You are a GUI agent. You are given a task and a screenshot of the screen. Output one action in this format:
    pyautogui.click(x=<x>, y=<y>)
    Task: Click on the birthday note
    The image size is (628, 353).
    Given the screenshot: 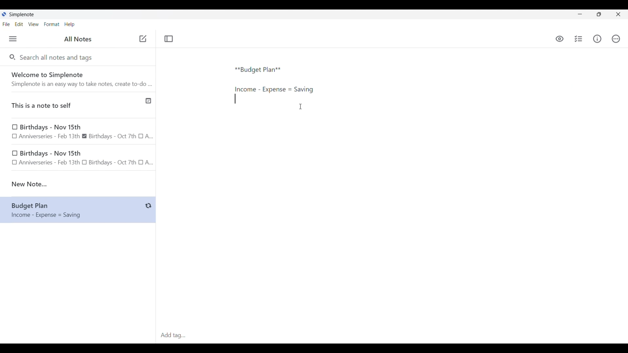 What is the action you would take?
    pyautogui.click(x=78, y=159)
    